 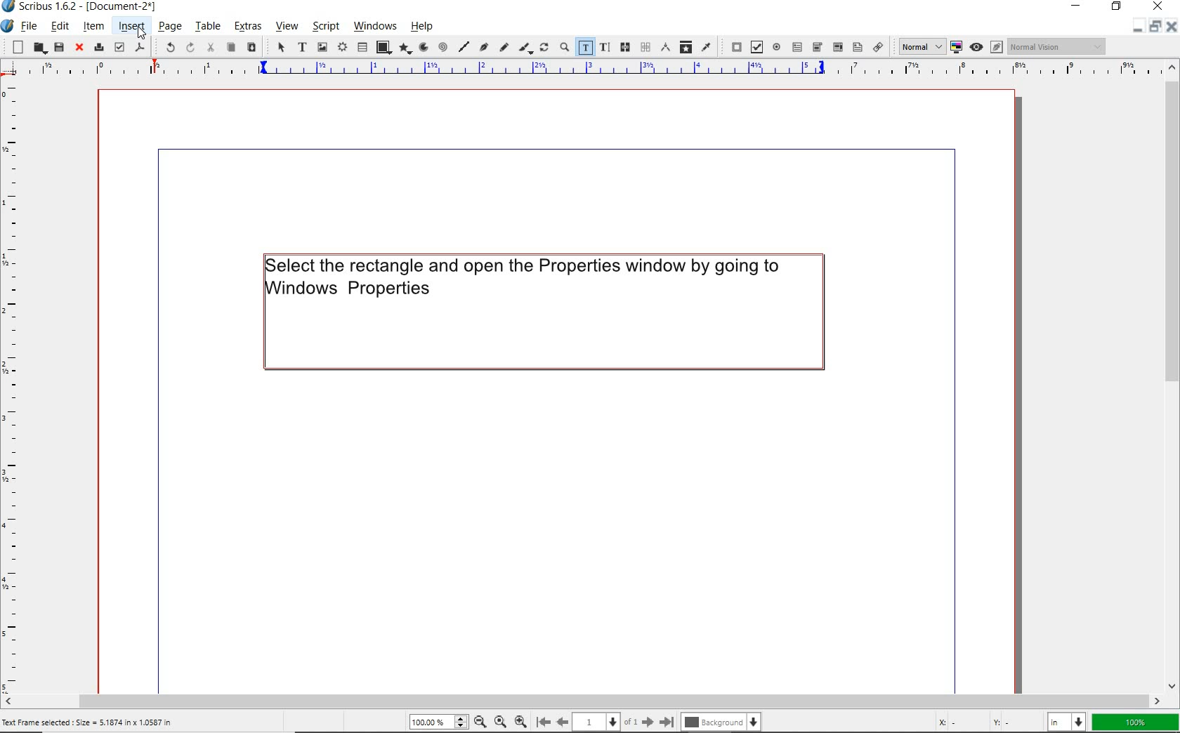 I want to click on text frame, so click(x=303, y=48).